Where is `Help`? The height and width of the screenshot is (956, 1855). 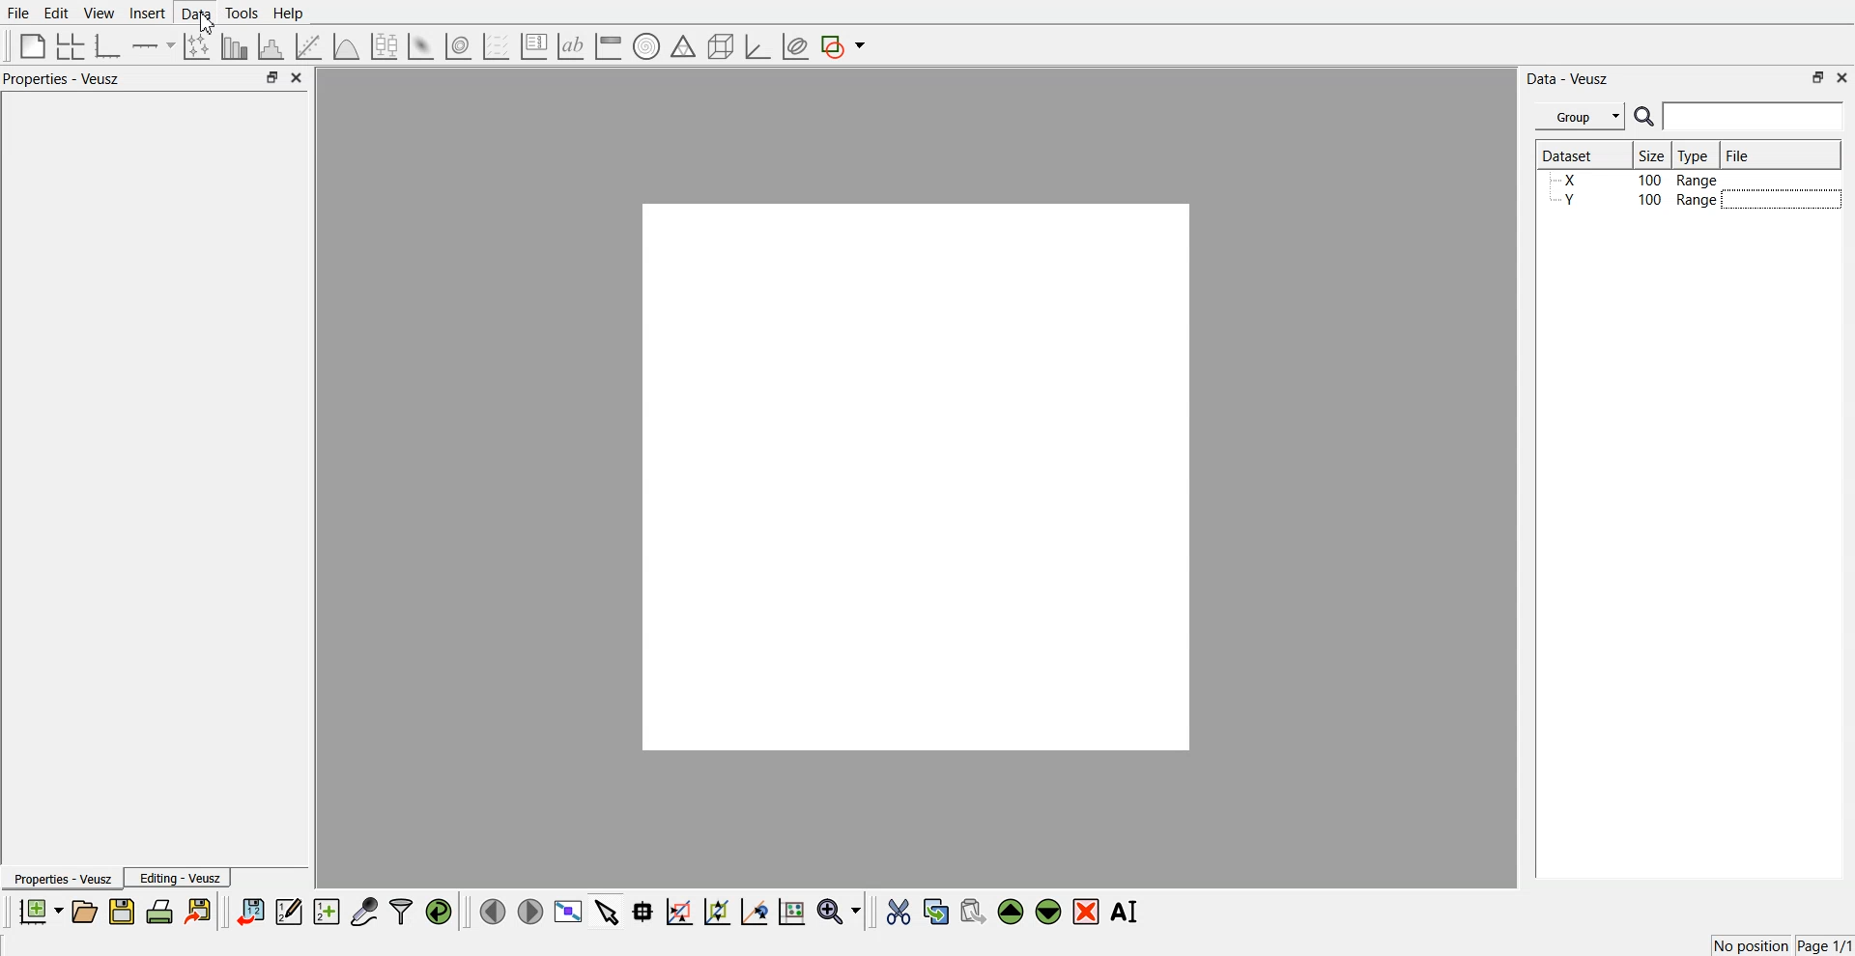
Help is located at coordinates (289, 14).